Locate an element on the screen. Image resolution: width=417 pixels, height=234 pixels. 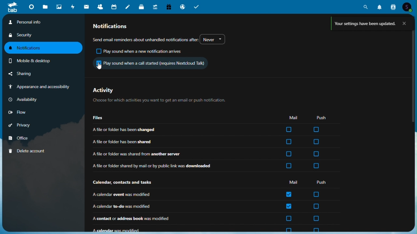
Notifications is located at coordinates (380, 6).